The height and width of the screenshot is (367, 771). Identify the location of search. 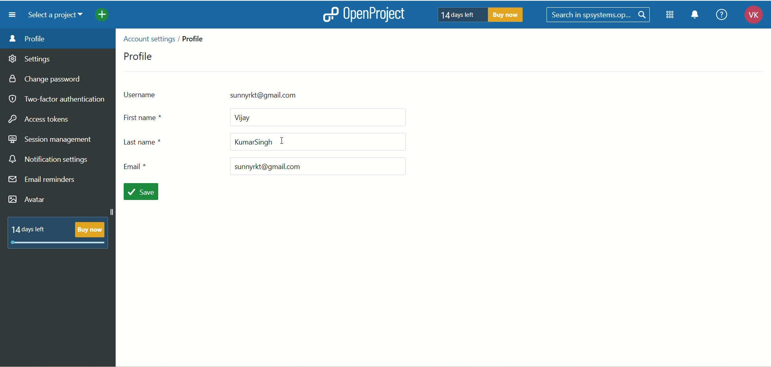
(599, 15).